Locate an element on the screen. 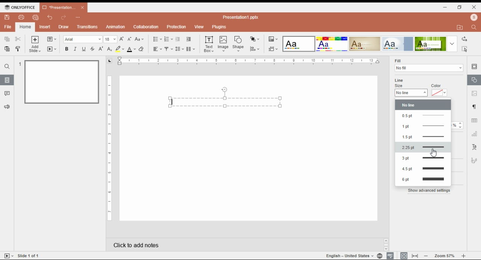 Image resolution: width=481 pixels, height=260 pixels. redo is located at coordinates (63, 18).